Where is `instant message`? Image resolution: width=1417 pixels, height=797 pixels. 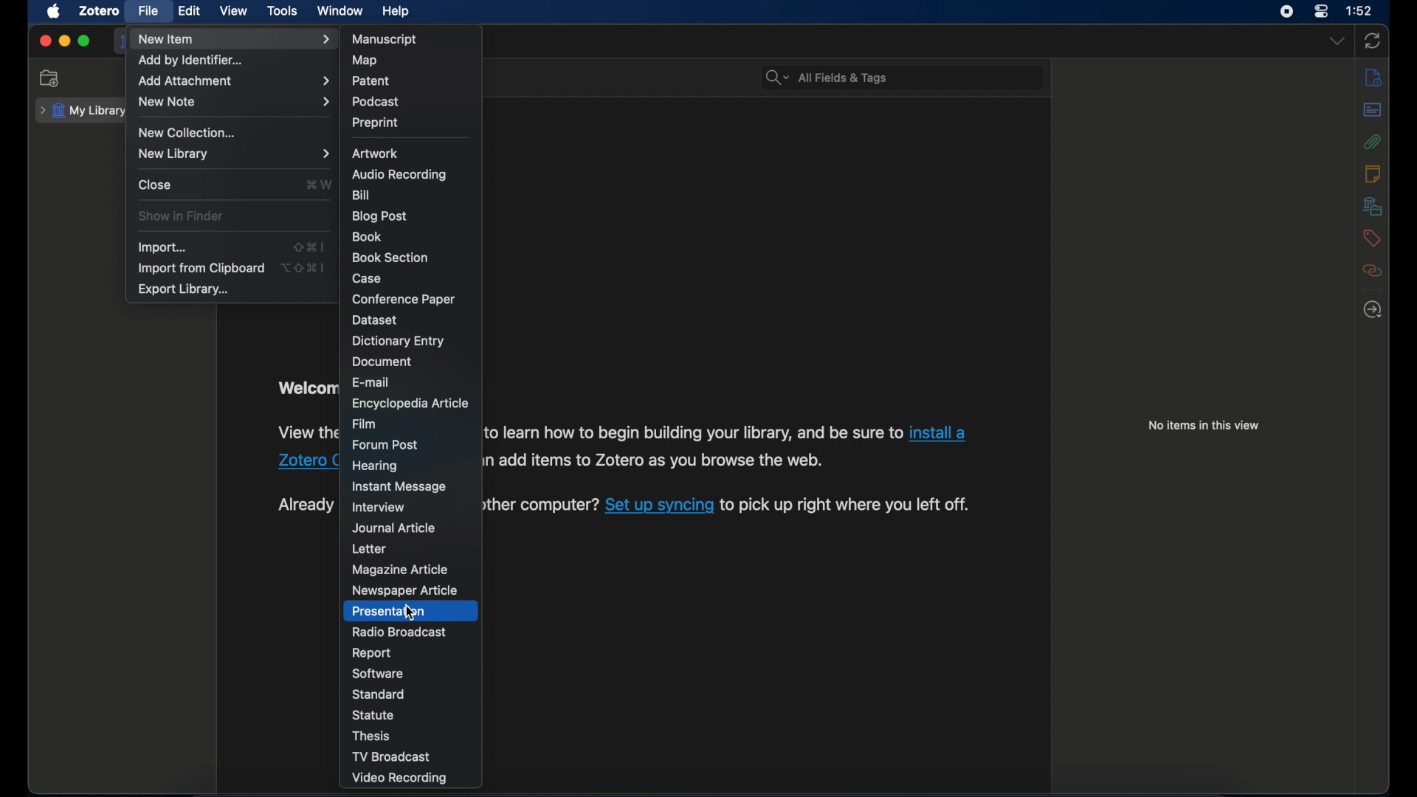 instant message is located at coordinates (398, 487).